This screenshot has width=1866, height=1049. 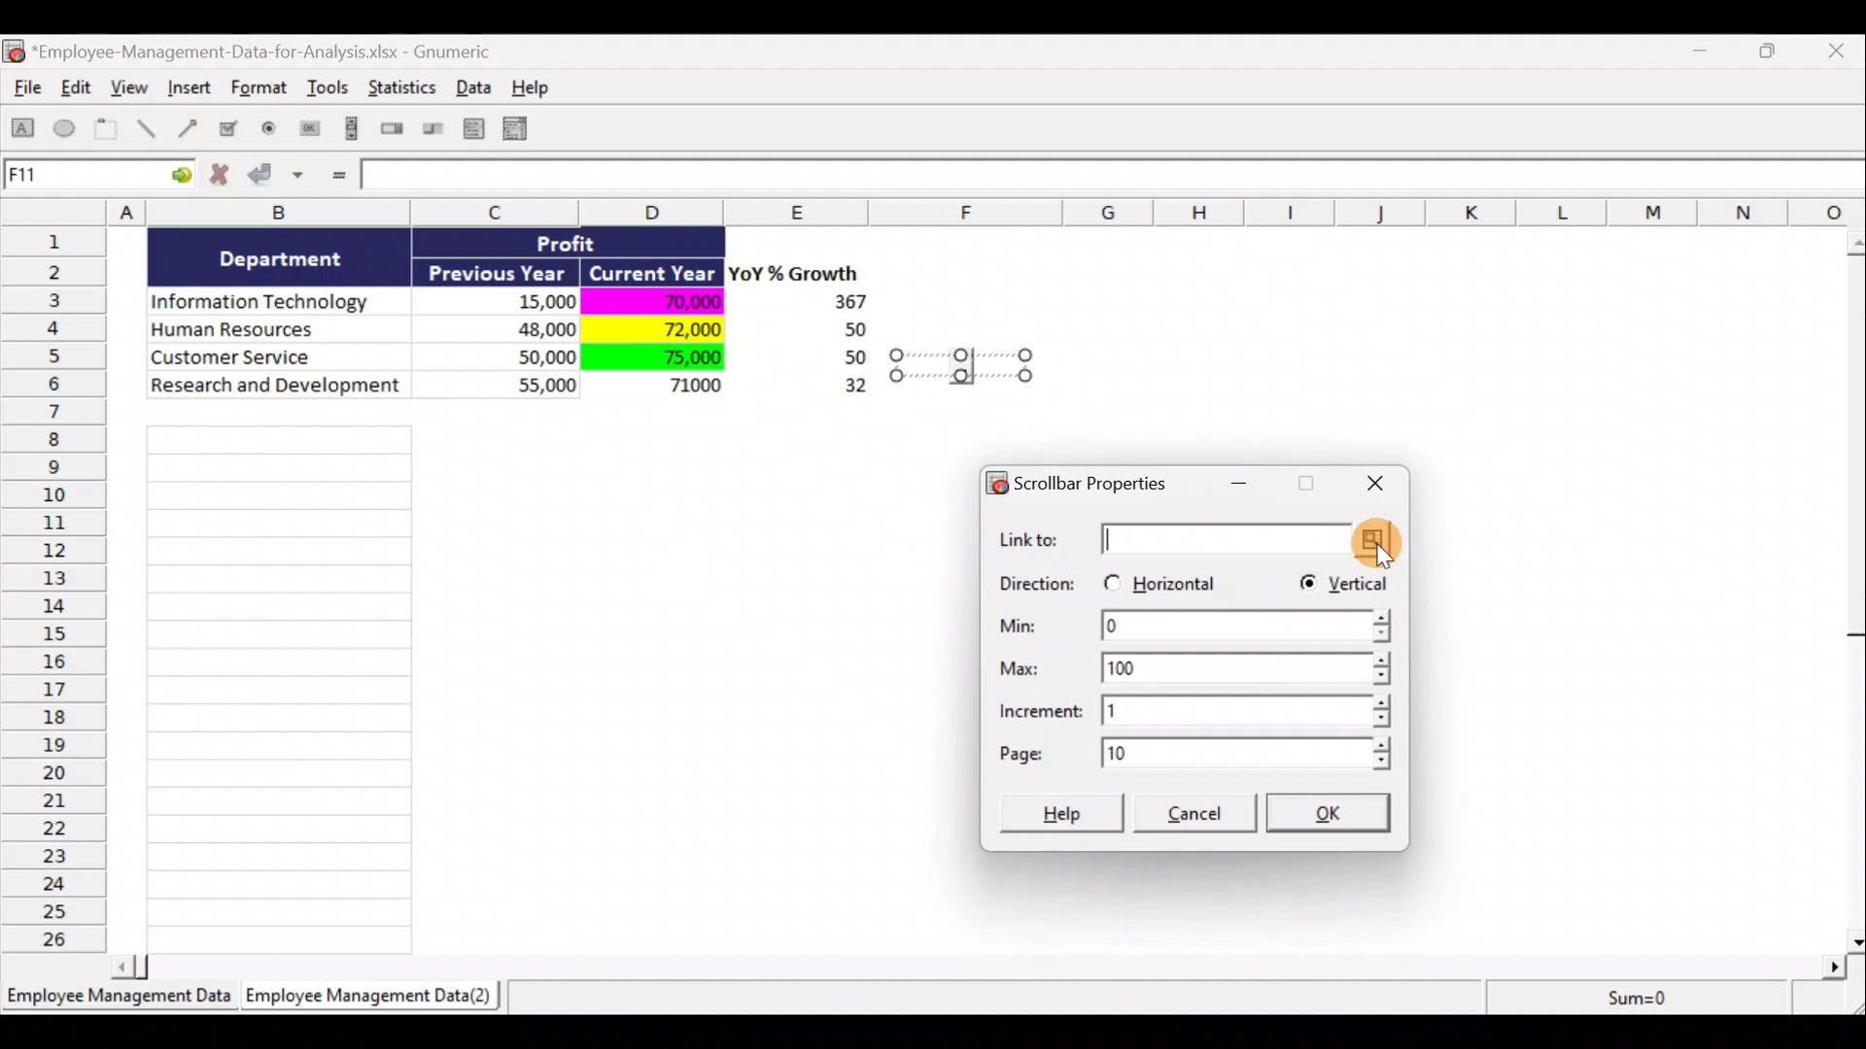 What do you see at coordinates (404, 93) in the screenshot?
I see `Statistics` at bounding box center [404, 93].